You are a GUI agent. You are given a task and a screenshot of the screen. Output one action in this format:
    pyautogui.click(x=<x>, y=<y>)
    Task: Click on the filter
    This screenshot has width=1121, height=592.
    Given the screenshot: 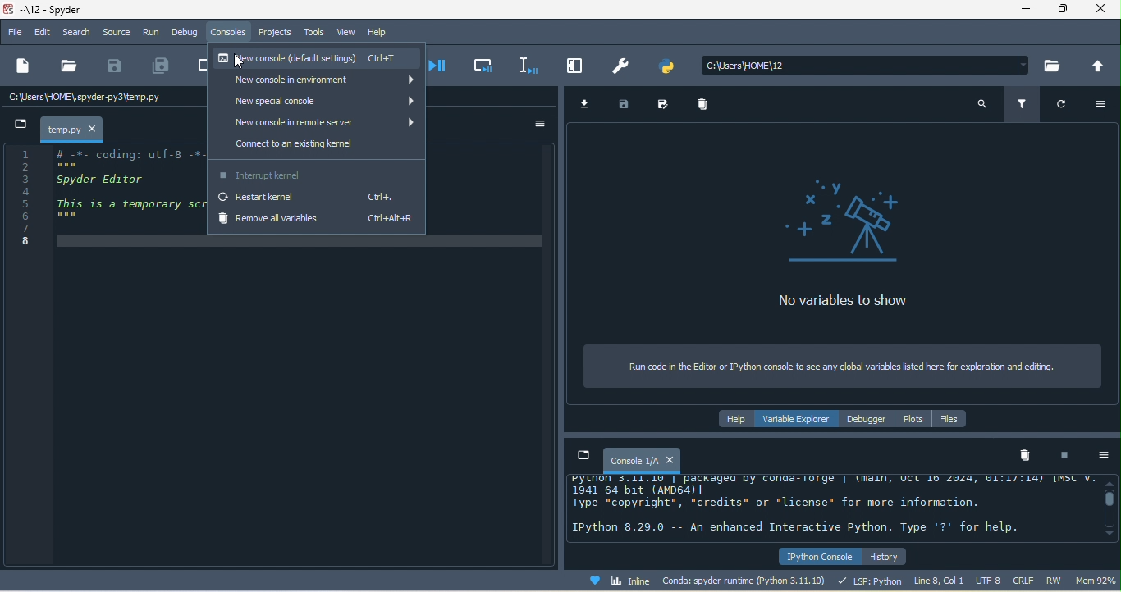 What is the action you would take?
    pyautogui.click(x=1021, y=103)
    